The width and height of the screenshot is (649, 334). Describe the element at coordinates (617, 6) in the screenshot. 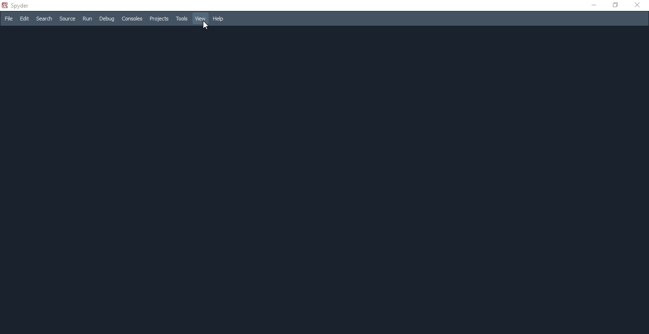

I see `restore` at that location.